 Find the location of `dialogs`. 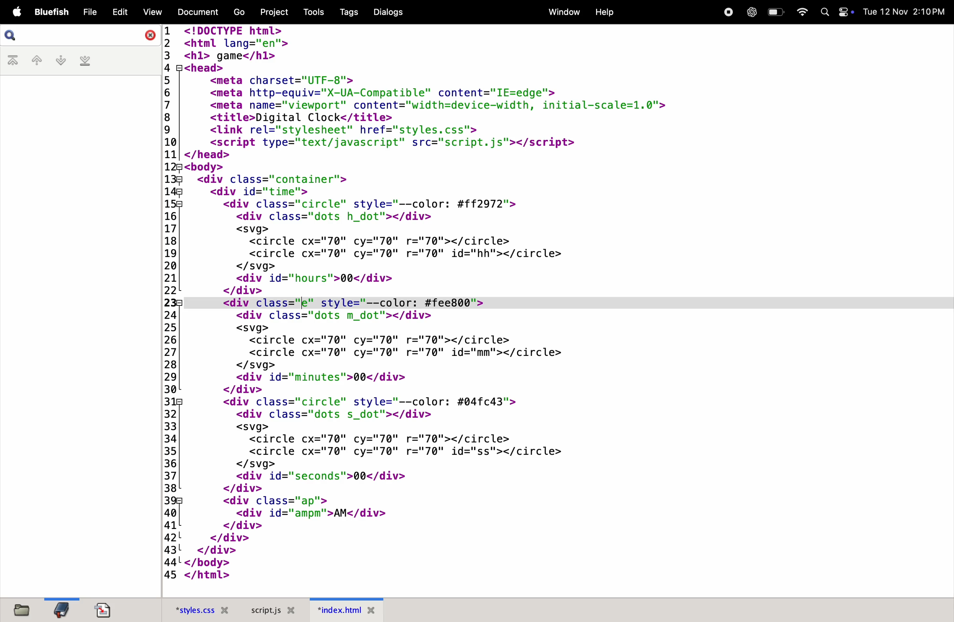

dialogs is located at coordinates (388, 11).